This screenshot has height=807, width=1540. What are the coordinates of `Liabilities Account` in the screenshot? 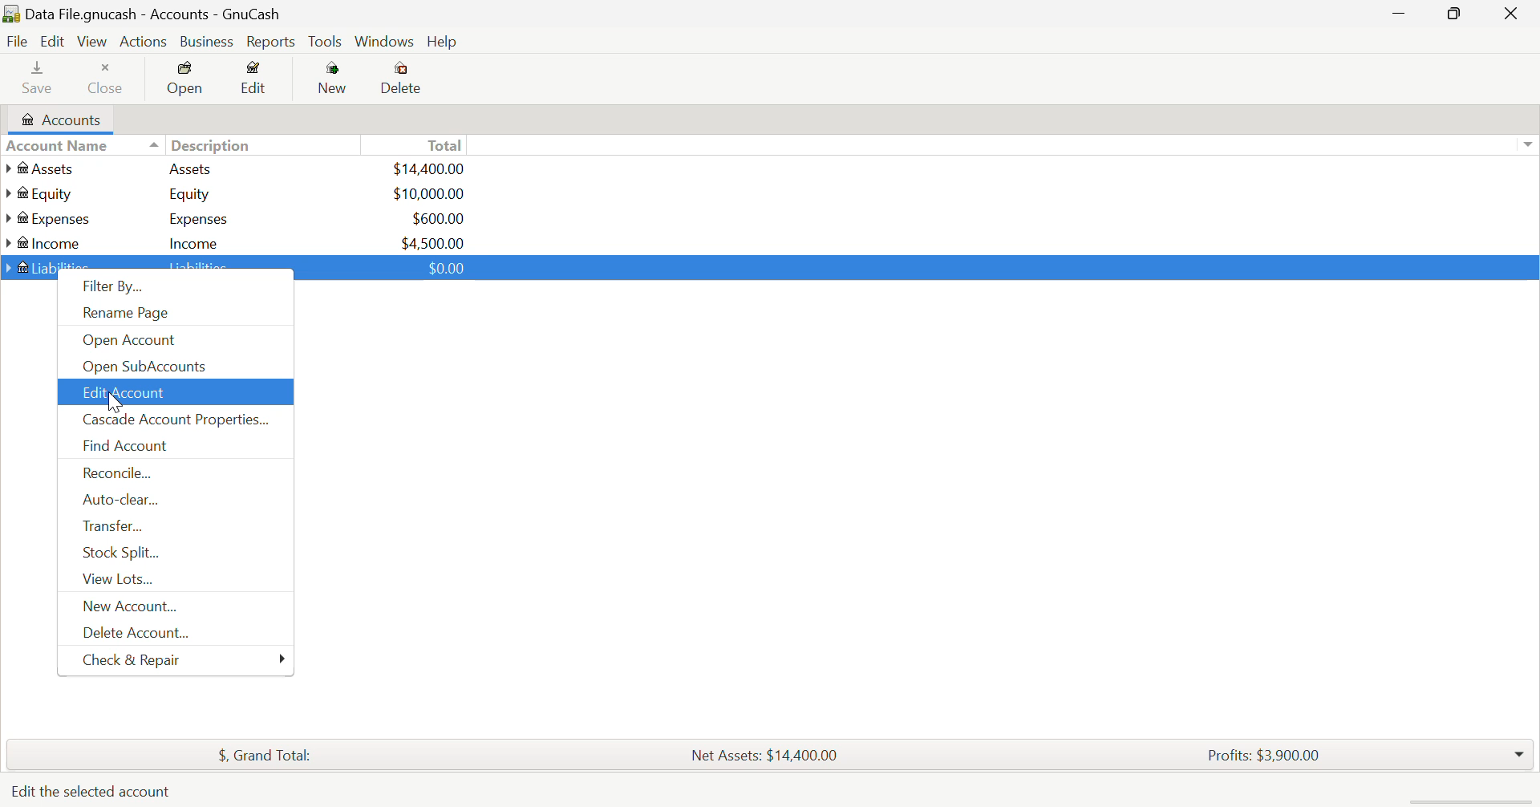 It's located at (49, 266).